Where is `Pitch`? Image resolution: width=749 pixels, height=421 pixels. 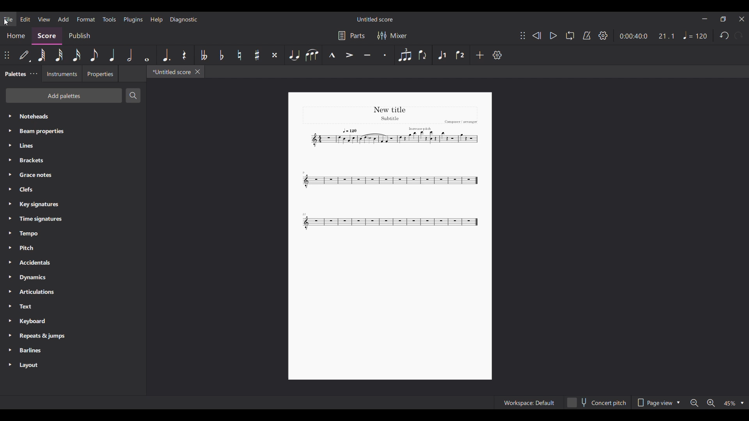
Pitch is located at coordinates (73, 248).